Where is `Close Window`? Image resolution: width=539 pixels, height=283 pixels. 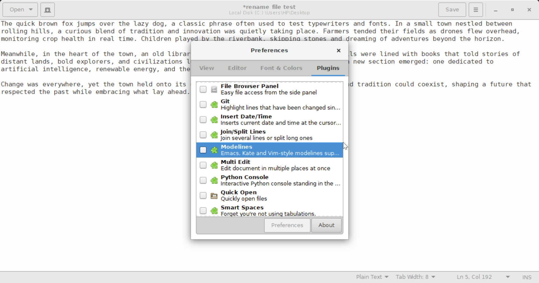 Close Window is located at coordinates (530, 9).